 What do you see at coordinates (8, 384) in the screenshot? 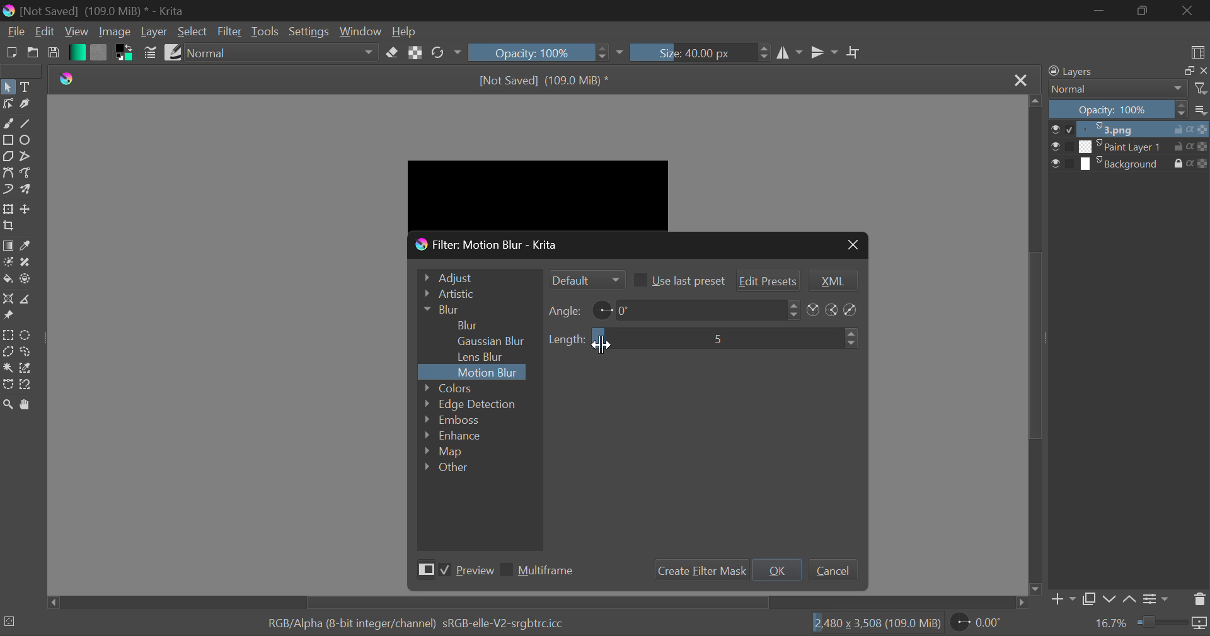
I see `Bezier Curve Selection Tool` at bounding box center [8, 384].